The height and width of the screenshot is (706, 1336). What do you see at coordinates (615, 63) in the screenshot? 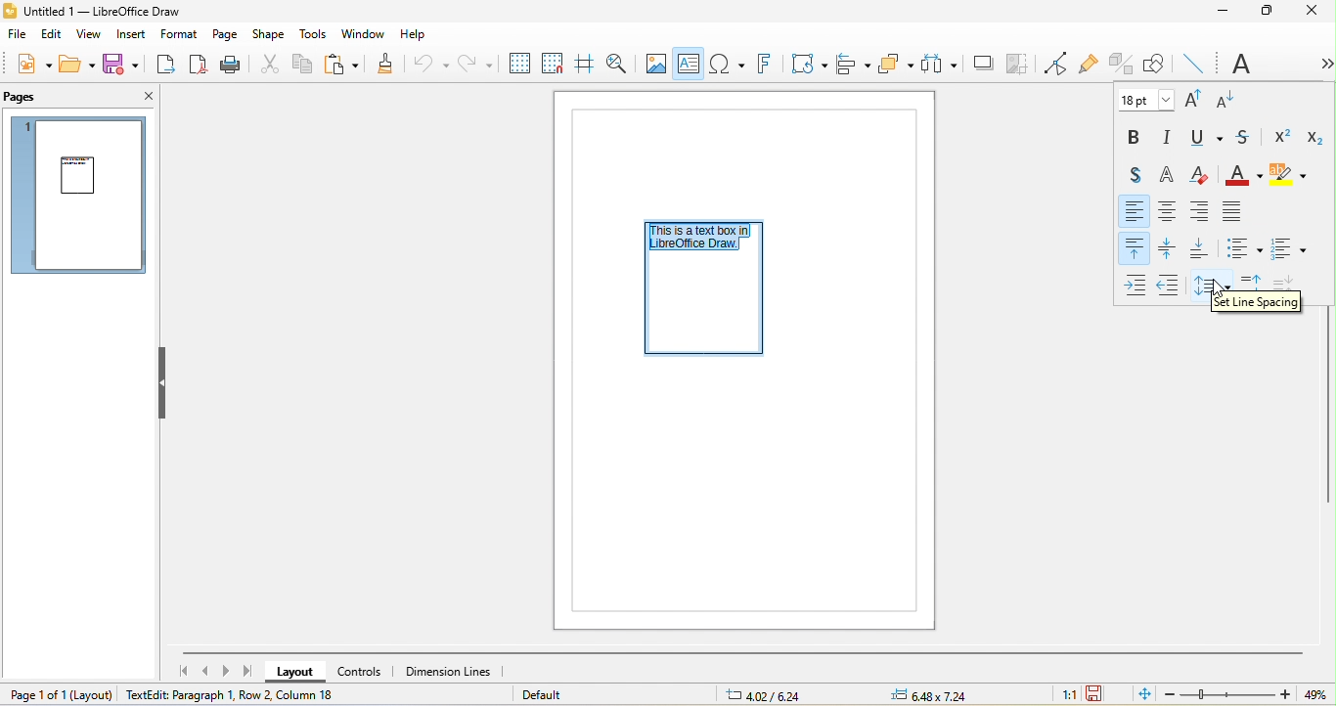
I see `zoom and pan` at bounding box center [615, 63].